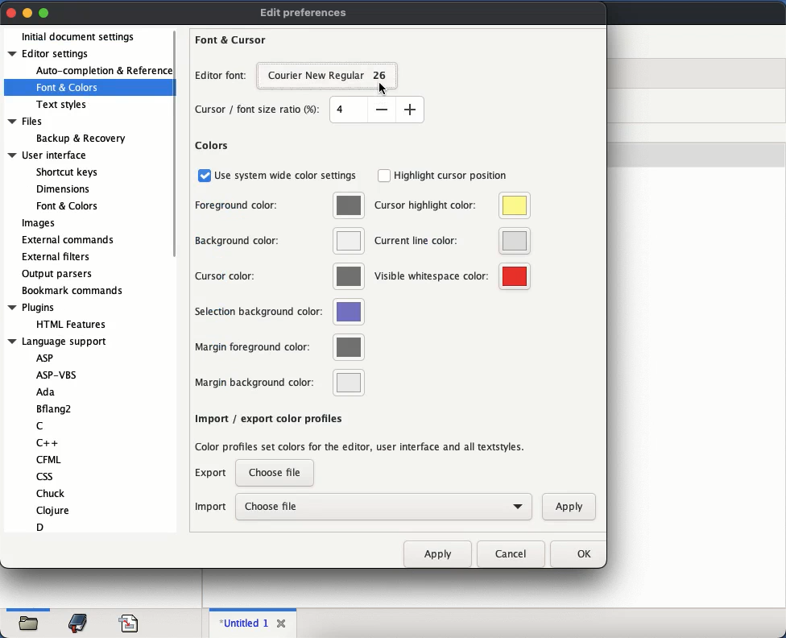 The image size is (786, 638). I want to click on color, so click(350, 383).